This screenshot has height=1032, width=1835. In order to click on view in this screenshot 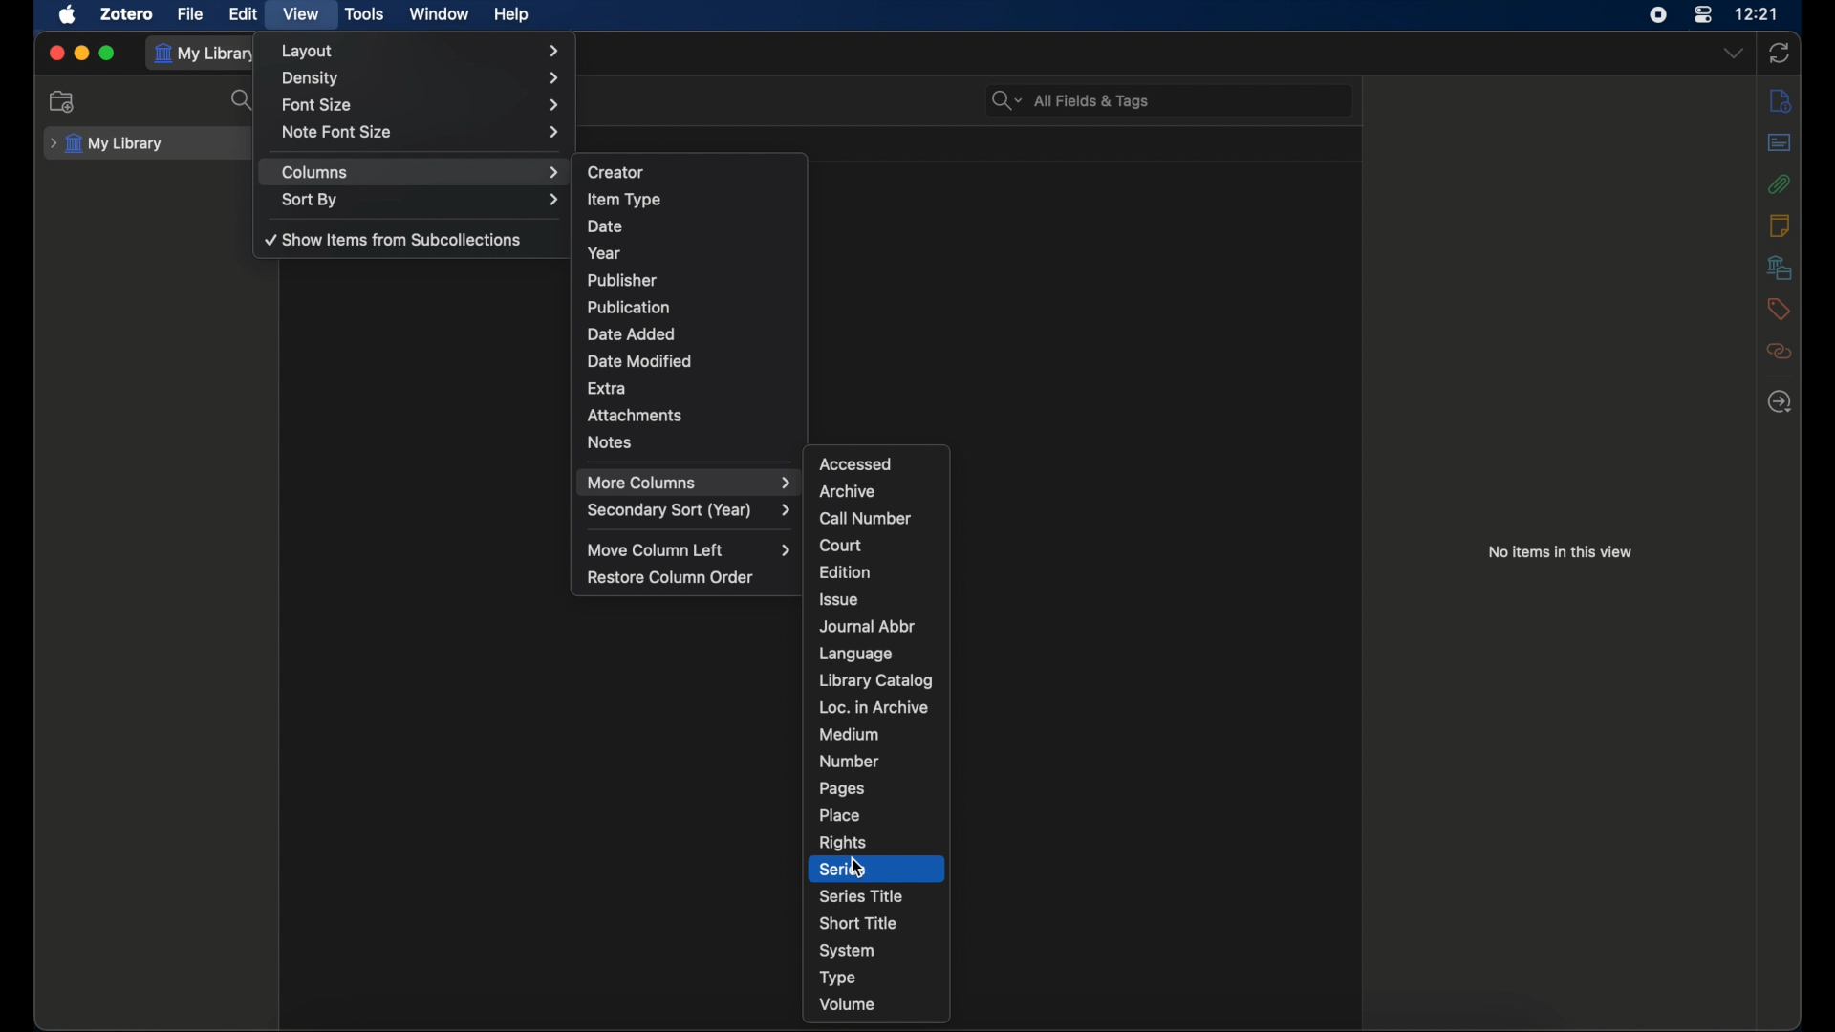, I will do `click(302, 14)`.